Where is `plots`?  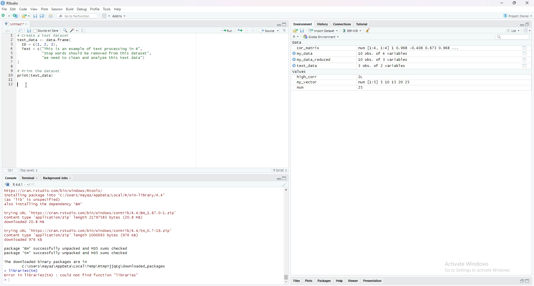
plots is located at coordinates (44, 9).